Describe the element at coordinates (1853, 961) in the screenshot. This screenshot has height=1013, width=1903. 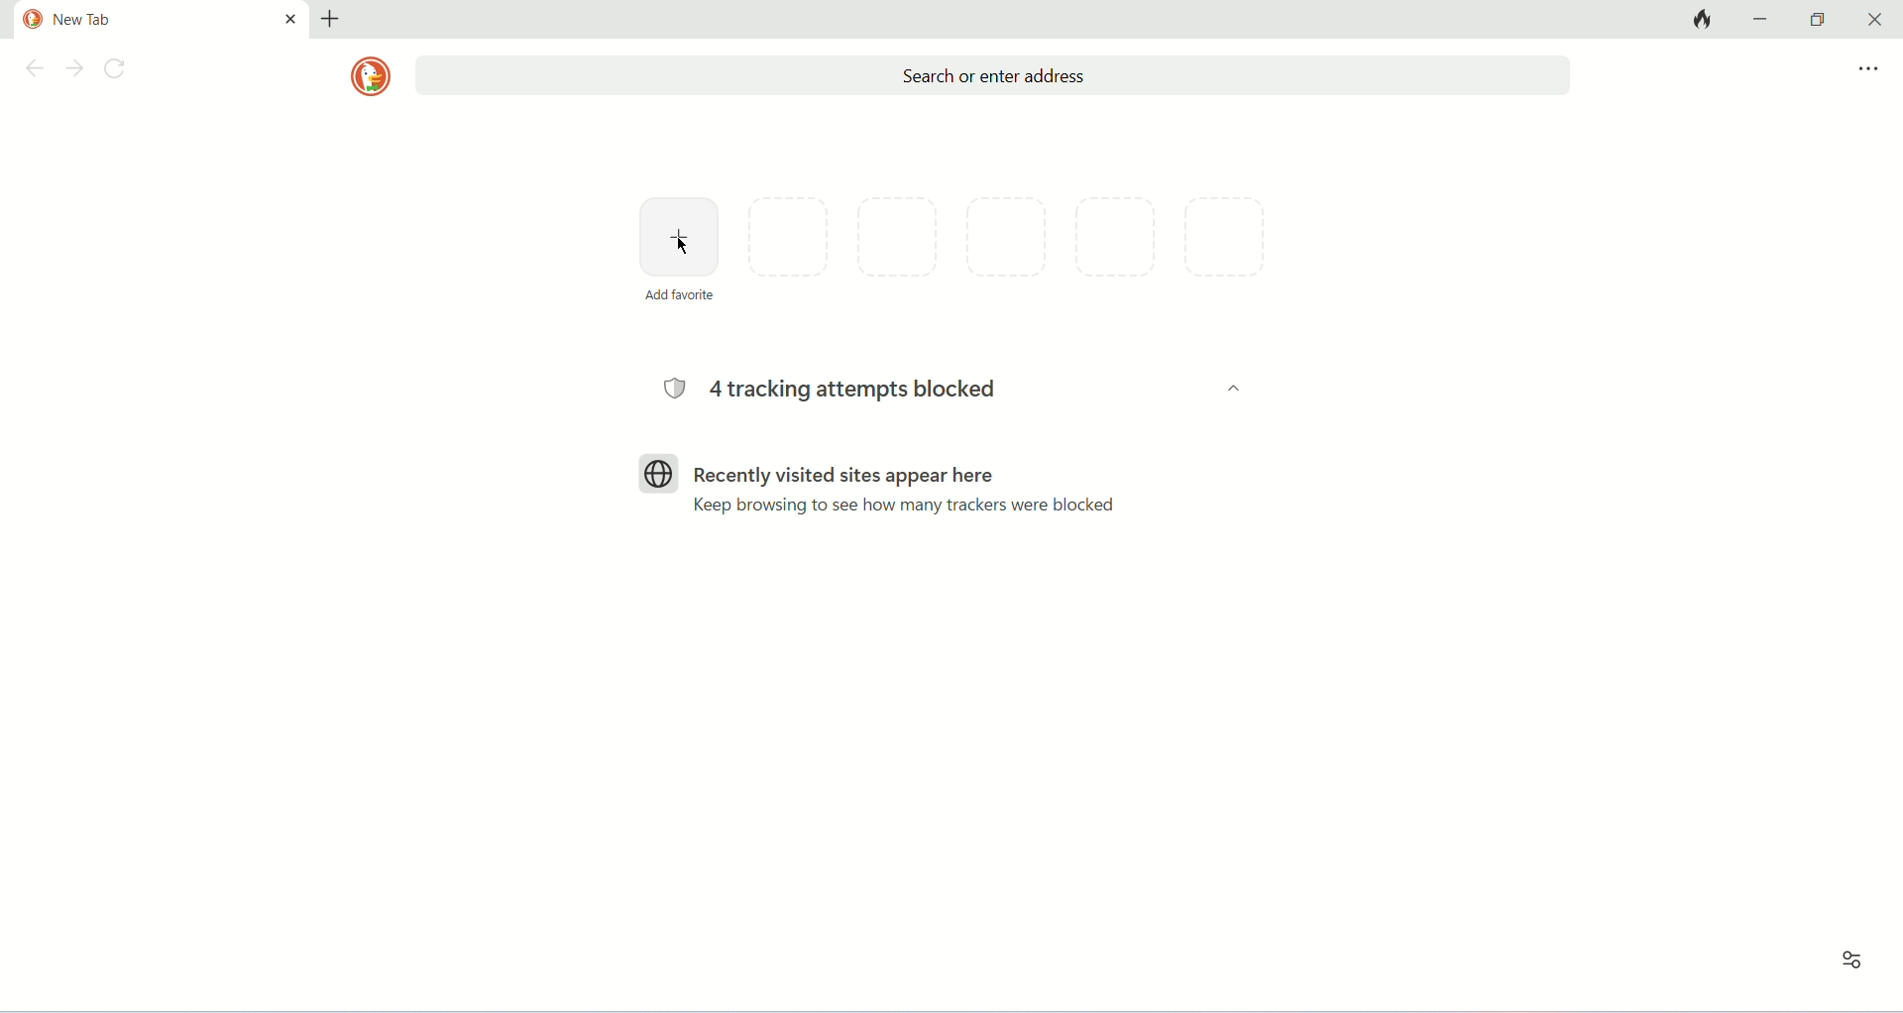
I see `view option` at that location.